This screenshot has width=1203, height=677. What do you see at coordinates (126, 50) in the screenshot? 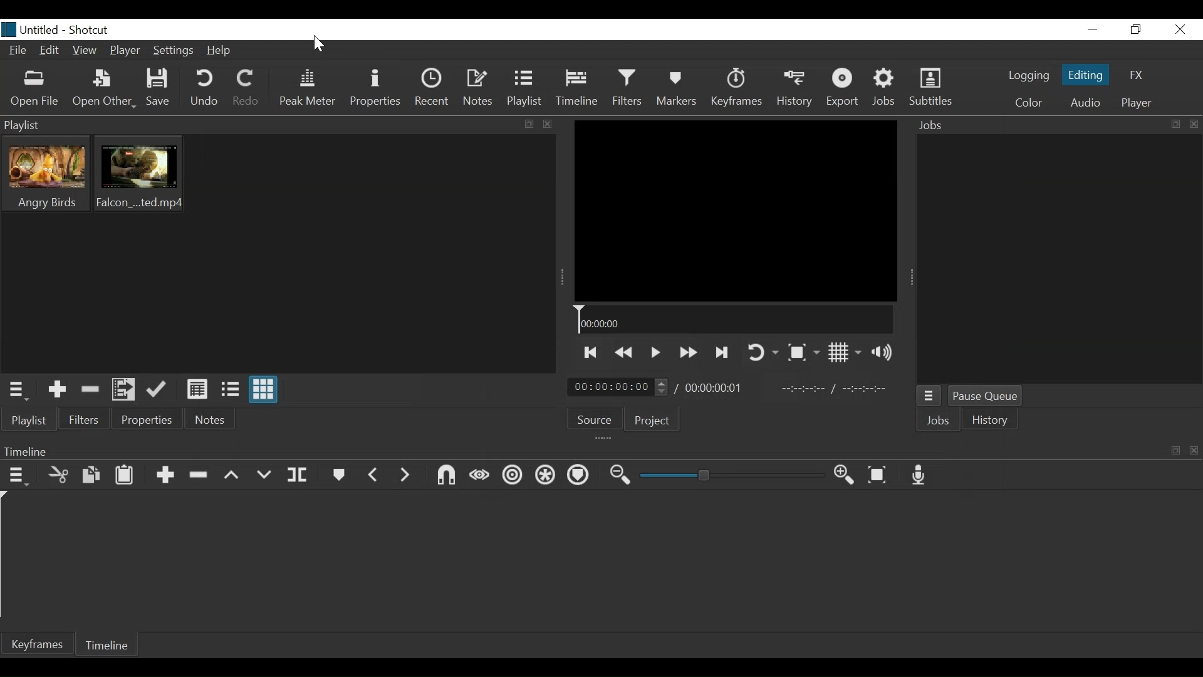
I see `Player` at bounding box center [126, 50].